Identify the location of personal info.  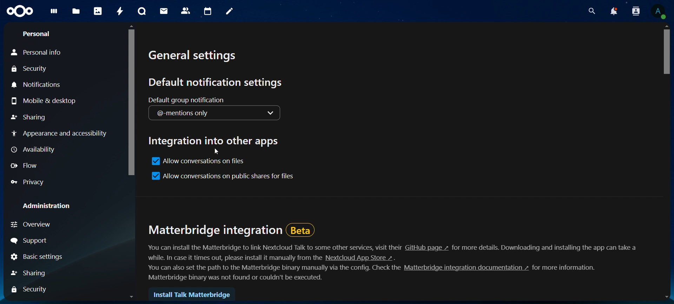
(38, 52).